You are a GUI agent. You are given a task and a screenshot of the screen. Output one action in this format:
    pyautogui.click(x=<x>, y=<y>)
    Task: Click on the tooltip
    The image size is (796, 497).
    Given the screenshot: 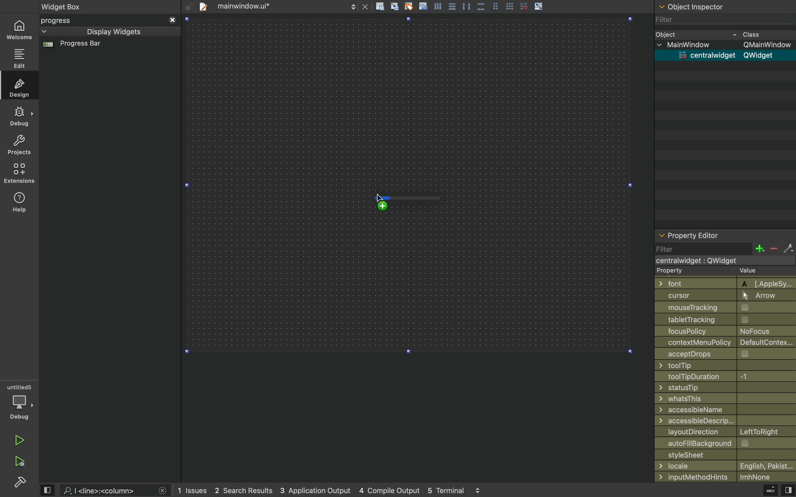 What is the action you would take?
    pyautogui.click(x=719, y=365)
    